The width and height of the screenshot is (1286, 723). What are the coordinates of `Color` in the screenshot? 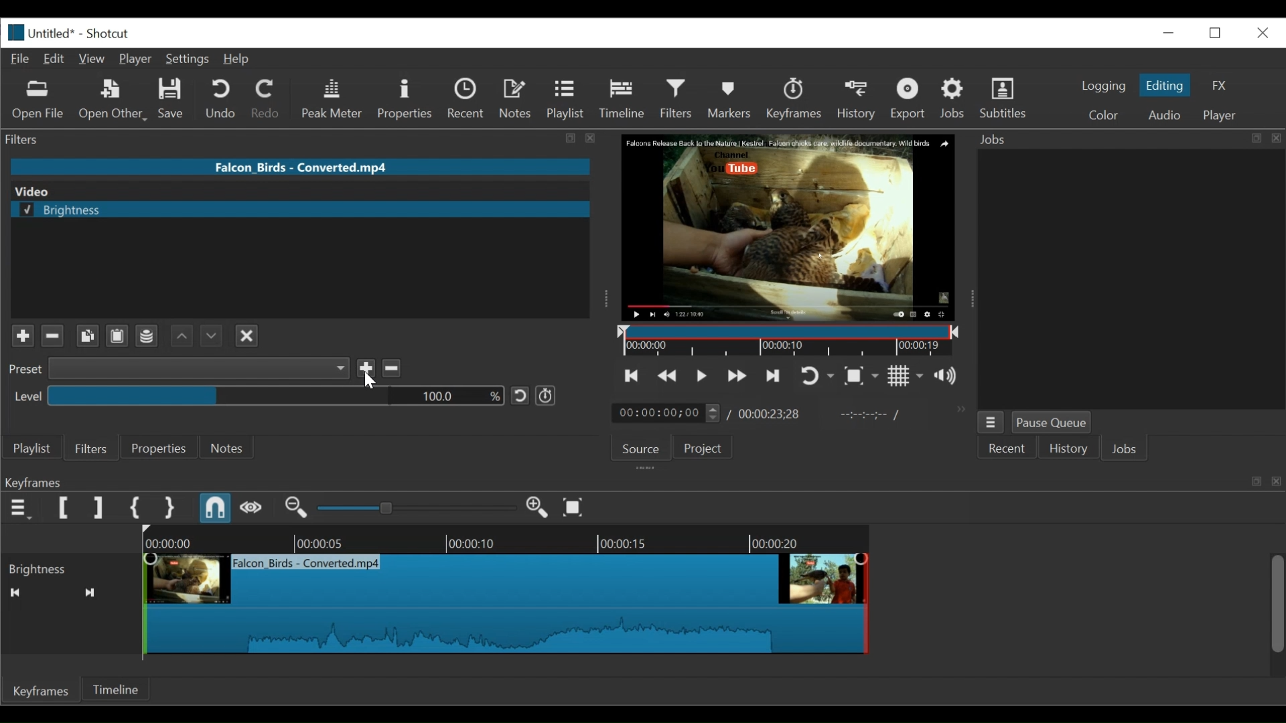 It's located at (1104, 114).